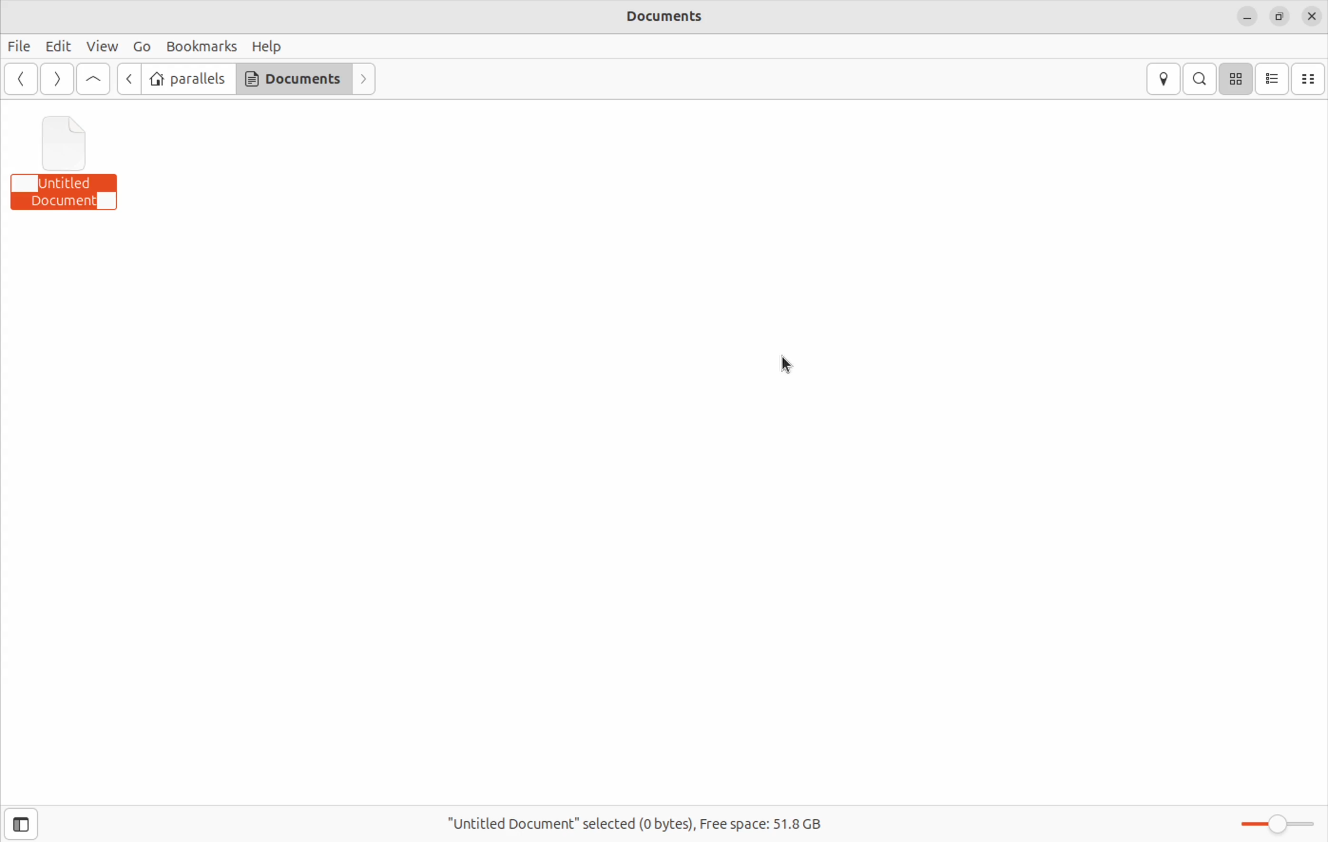  Describe the element at coordinates (1197, 78) in the screenshot. I see `search bar` at that location.